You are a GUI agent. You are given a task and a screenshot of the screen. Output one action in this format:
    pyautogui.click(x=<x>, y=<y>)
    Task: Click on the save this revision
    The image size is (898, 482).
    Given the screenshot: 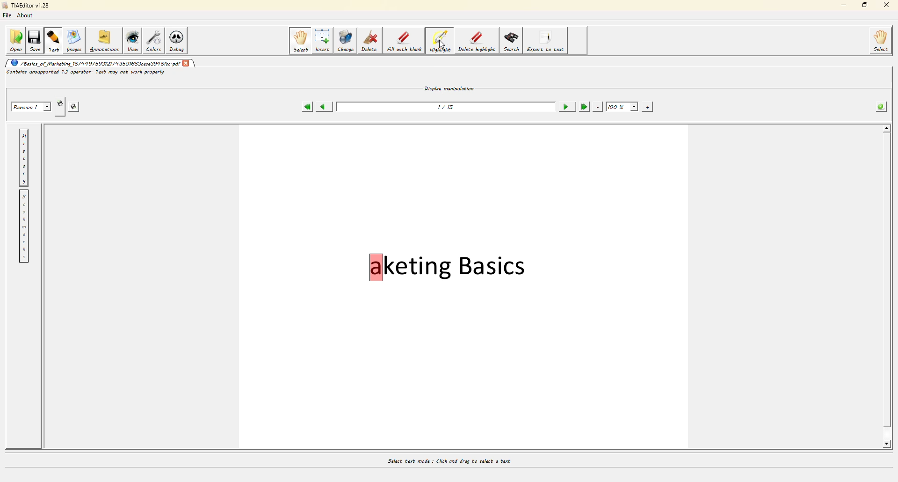 What is the action you would take?
    pyautogui.click(x=73, y=105)
    